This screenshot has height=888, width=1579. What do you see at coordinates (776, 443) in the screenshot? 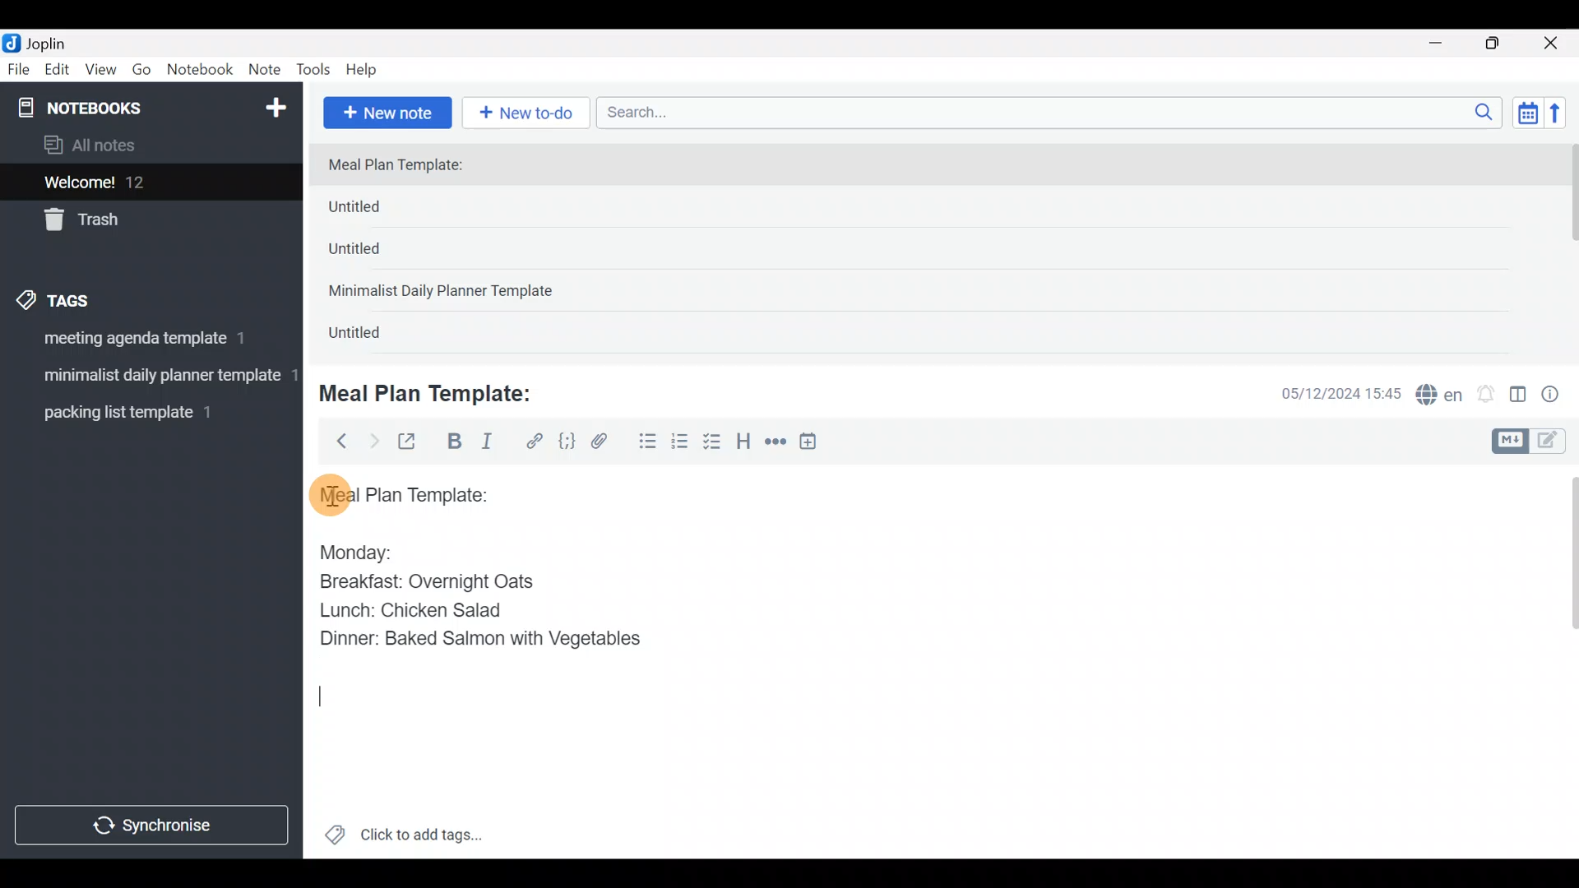
I see `Horizontal rule` at bounding box center [776, 443].